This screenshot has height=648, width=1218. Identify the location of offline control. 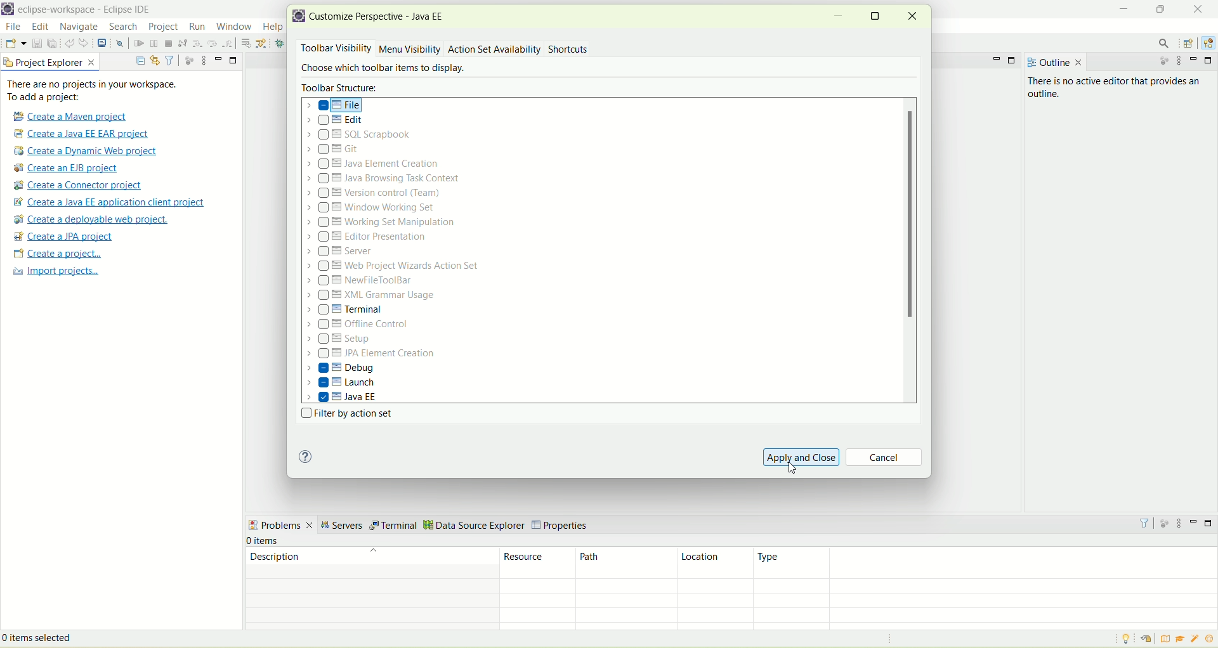
(360, 327).